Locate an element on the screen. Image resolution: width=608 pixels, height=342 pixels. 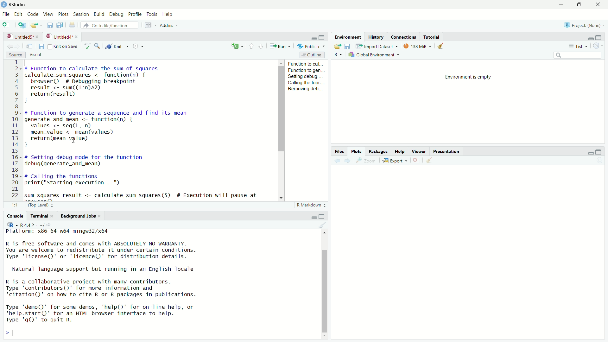
view is located at coordinates (49, 14).